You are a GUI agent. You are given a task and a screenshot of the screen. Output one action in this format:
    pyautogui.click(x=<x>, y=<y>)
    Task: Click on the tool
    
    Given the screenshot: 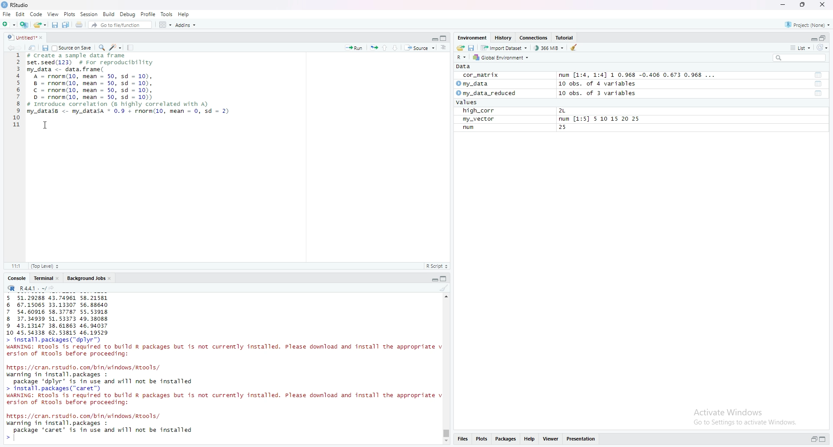 What is the action you would take?
    pyautogui.click(x=819, y=84)
    